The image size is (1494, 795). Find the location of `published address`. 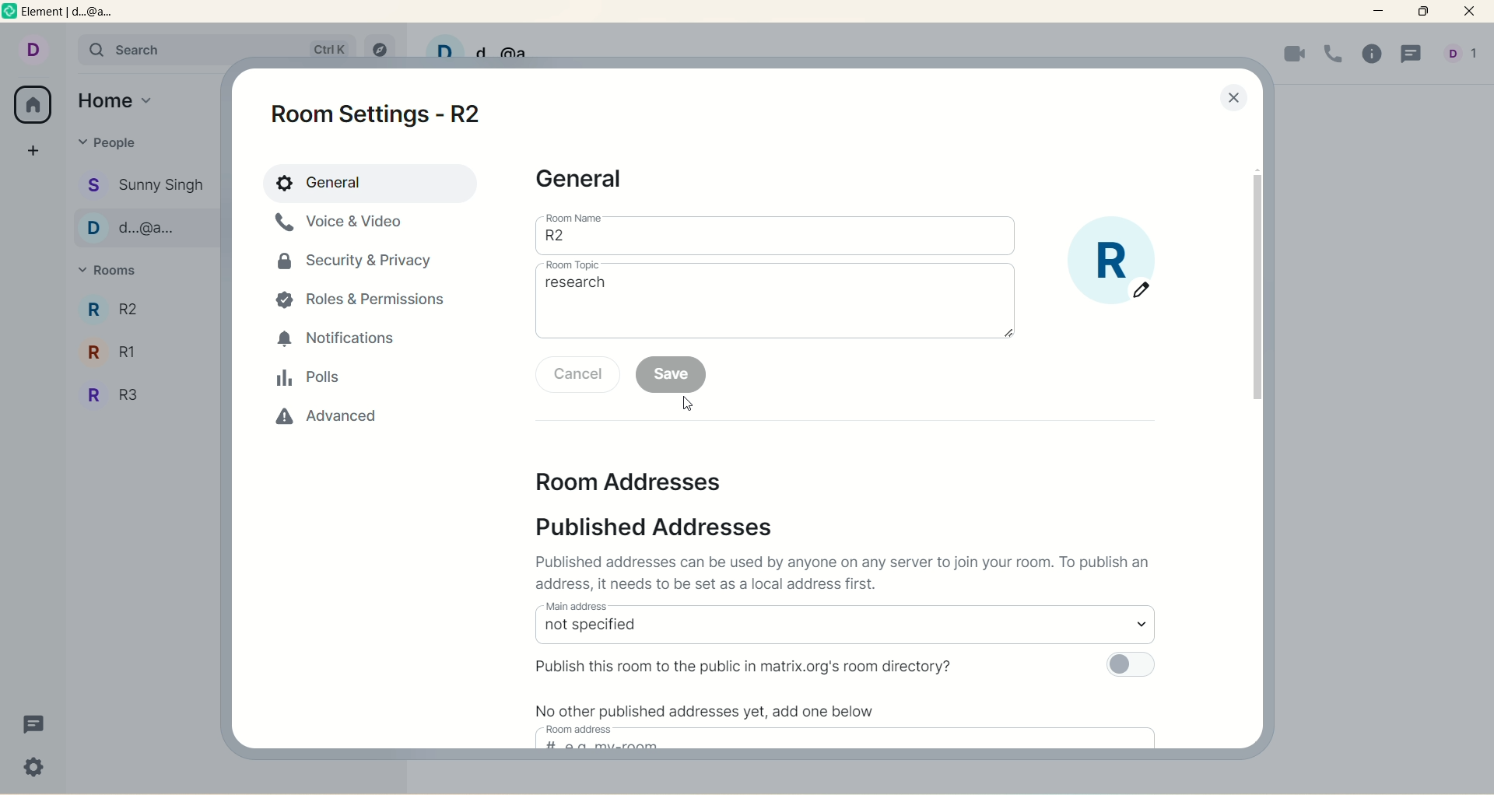

published address is located at coordinates (668, 527).